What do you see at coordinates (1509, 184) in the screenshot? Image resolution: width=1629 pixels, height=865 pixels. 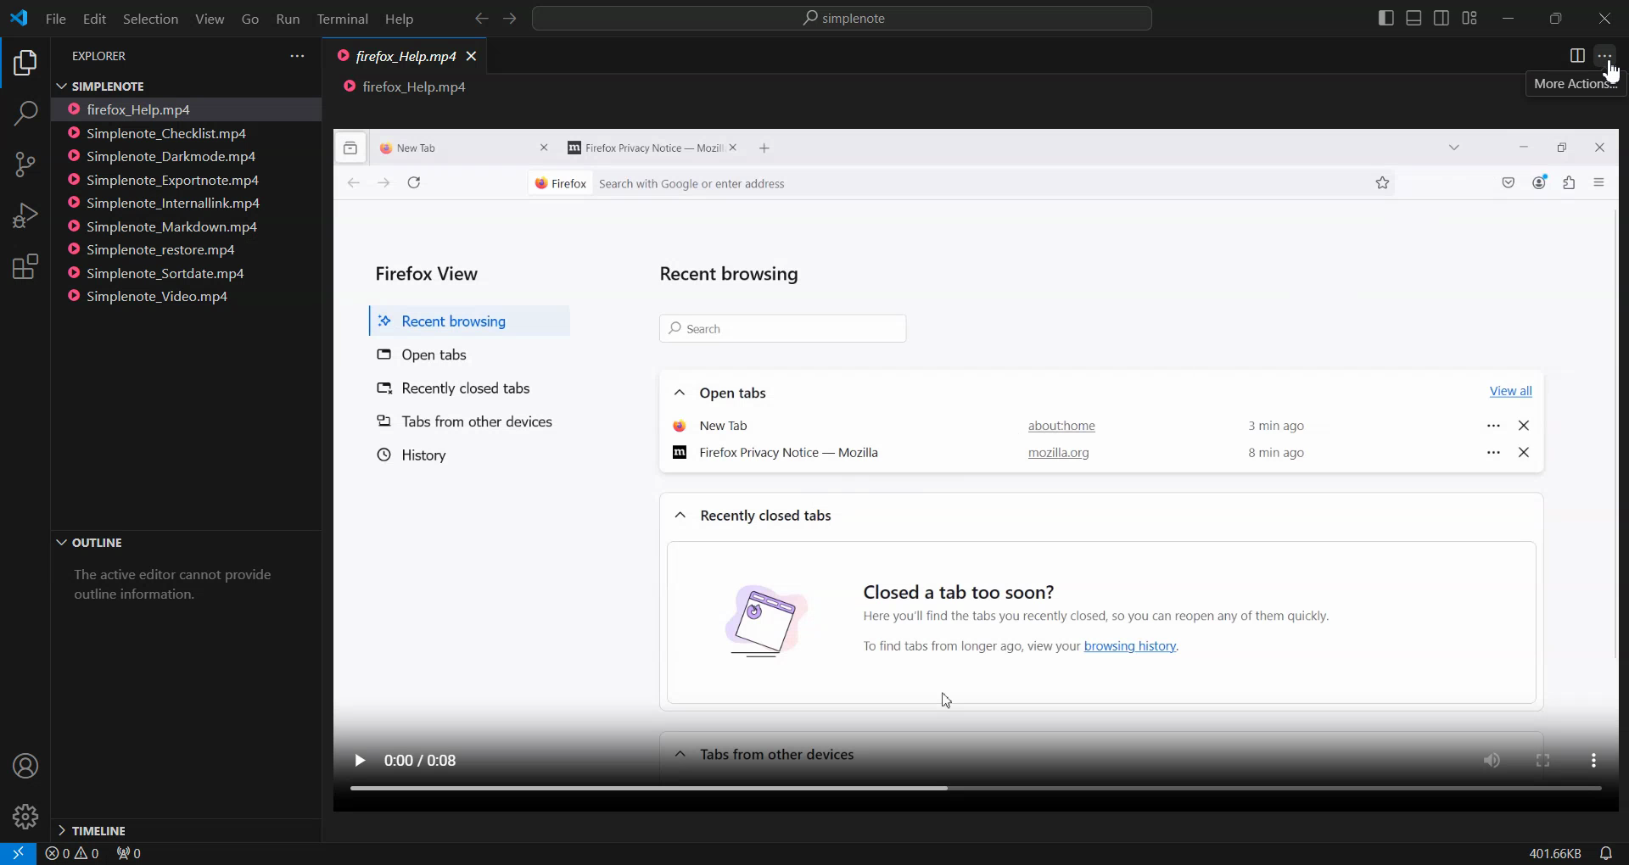 I see `save to pocket` at bounding box center [1509, 184].